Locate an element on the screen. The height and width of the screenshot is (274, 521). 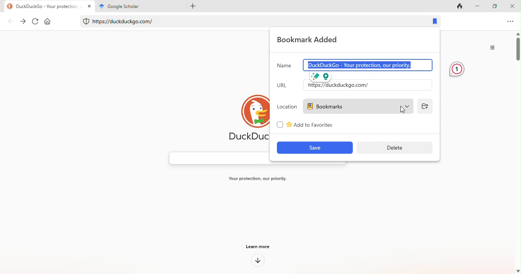
add folder is located at coordinates (425, 106).